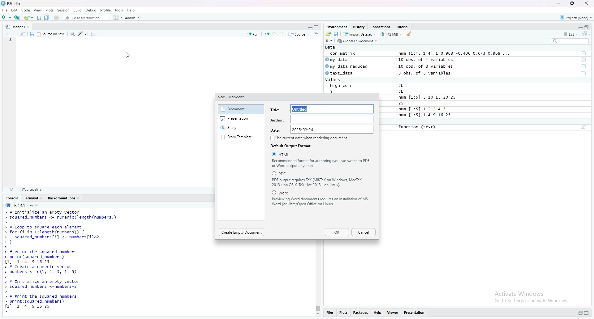  I want to click on Scrollbar down, so click(317, 315).